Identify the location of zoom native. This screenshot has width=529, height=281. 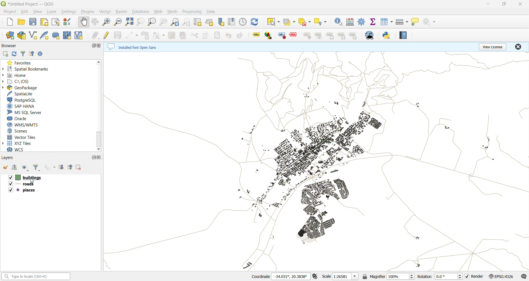
(163, 22).